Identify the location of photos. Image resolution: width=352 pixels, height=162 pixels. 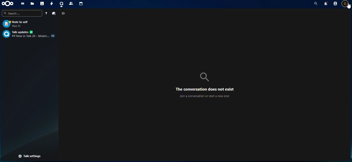
(42, 4).